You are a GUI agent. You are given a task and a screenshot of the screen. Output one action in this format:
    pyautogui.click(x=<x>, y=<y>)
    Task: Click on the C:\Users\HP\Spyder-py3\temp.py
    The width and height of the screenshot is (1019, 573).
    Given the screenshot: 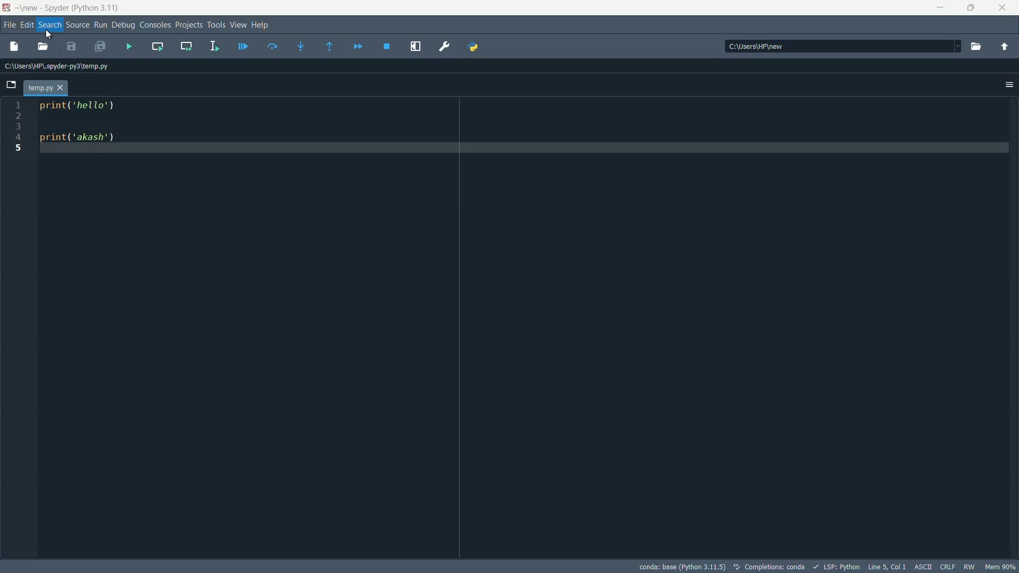 What is the action you would take?
    pyautogui.click(x=56, y=65)
    